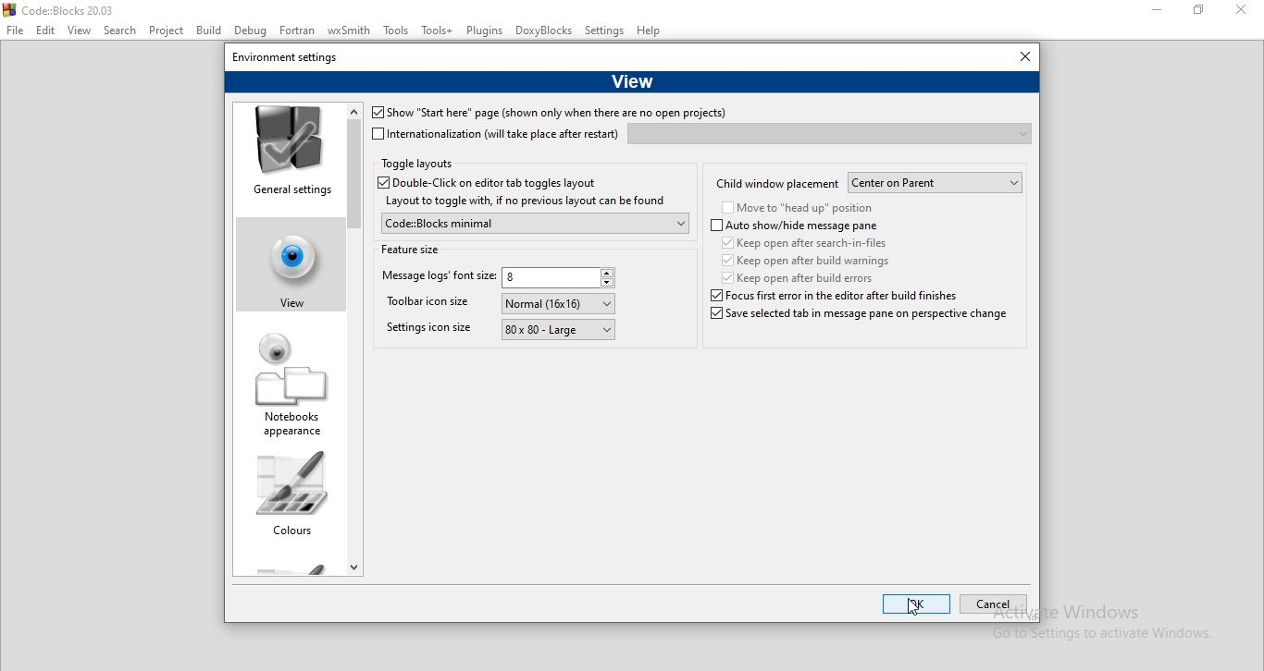 This screenshot has width=1264, height=671. What do you see at coordinates (298, 30) in the screenshot?
I see `Fortran` at bounding box center [298, 30].